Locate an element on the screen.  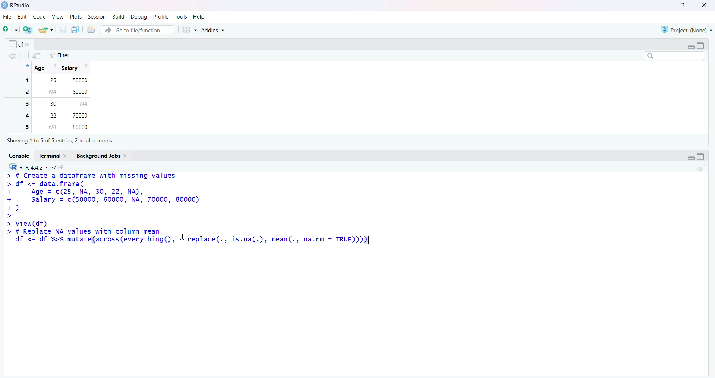
Text cursor is located at coordinates (186, 235).